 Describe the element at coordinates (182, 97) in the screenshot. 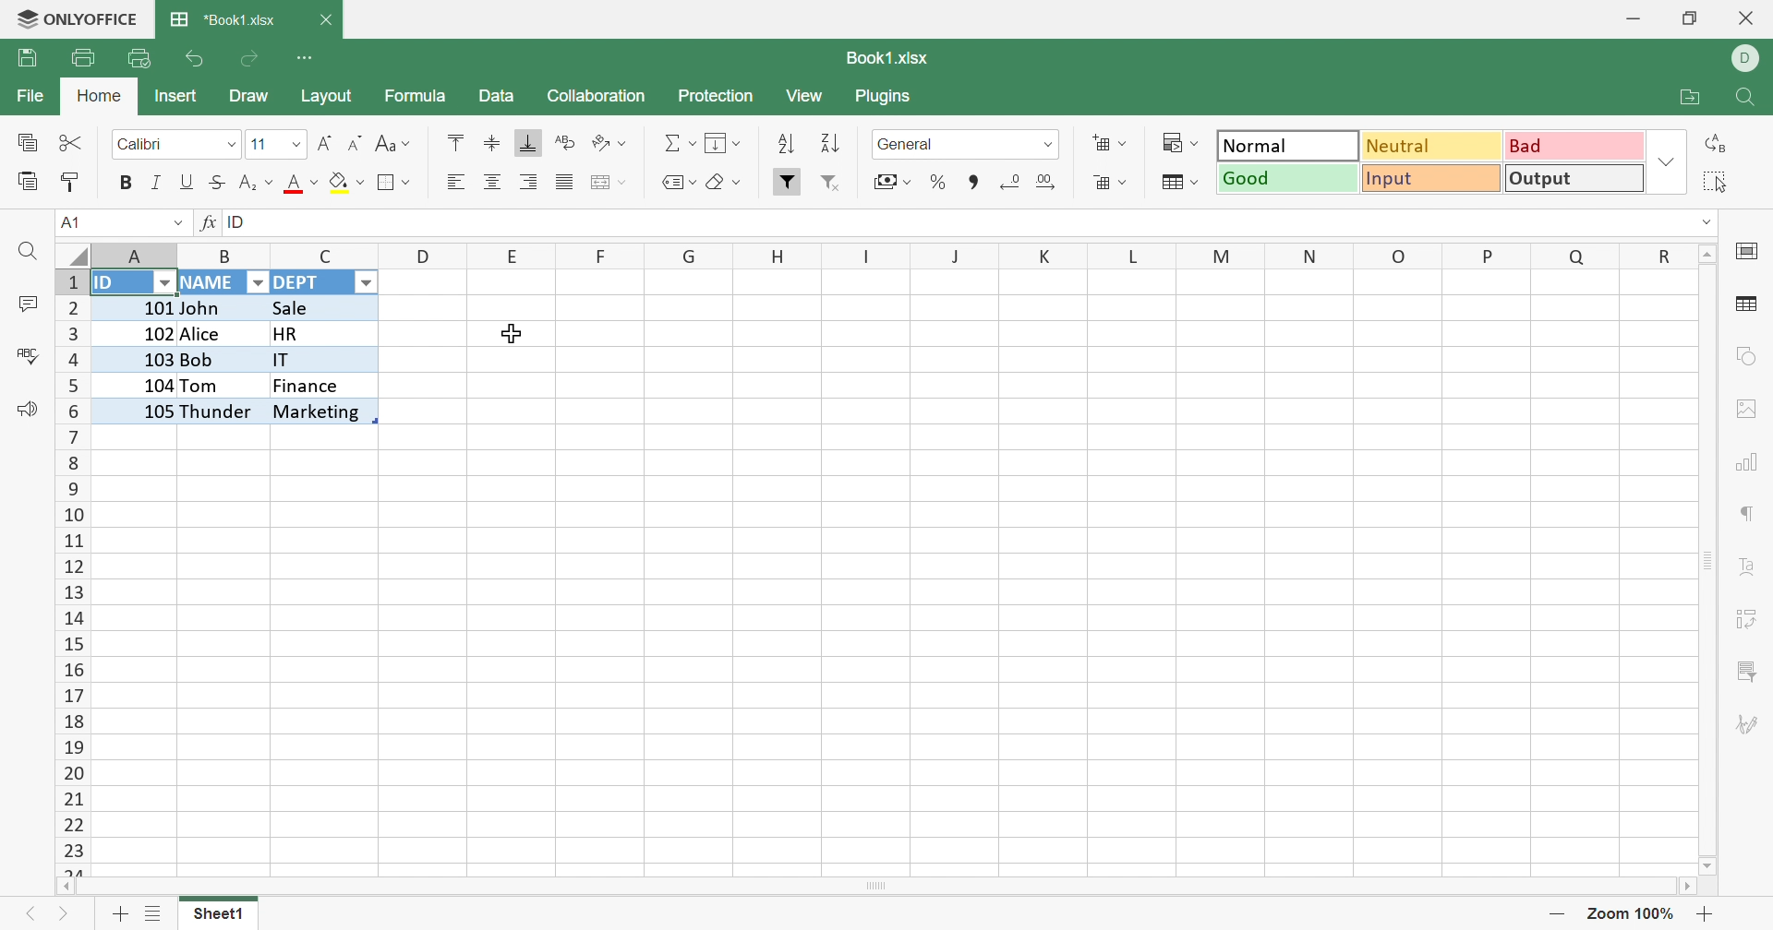

I see `Insert` at that location.